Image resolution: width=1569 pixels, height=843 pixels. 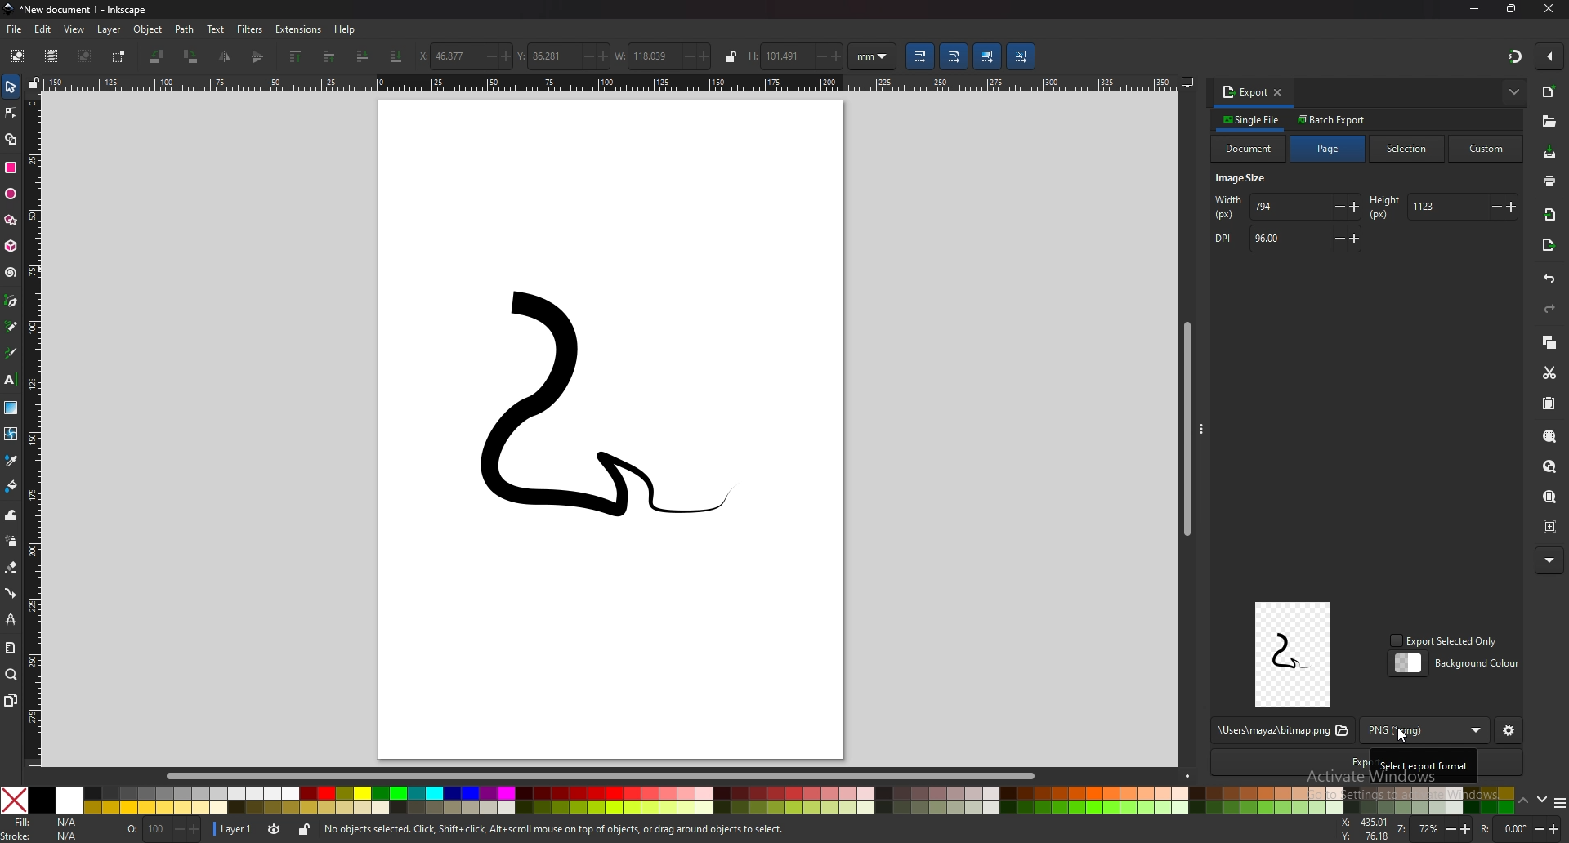 I want to click on lower selection one step, so click(x=364, y=55).